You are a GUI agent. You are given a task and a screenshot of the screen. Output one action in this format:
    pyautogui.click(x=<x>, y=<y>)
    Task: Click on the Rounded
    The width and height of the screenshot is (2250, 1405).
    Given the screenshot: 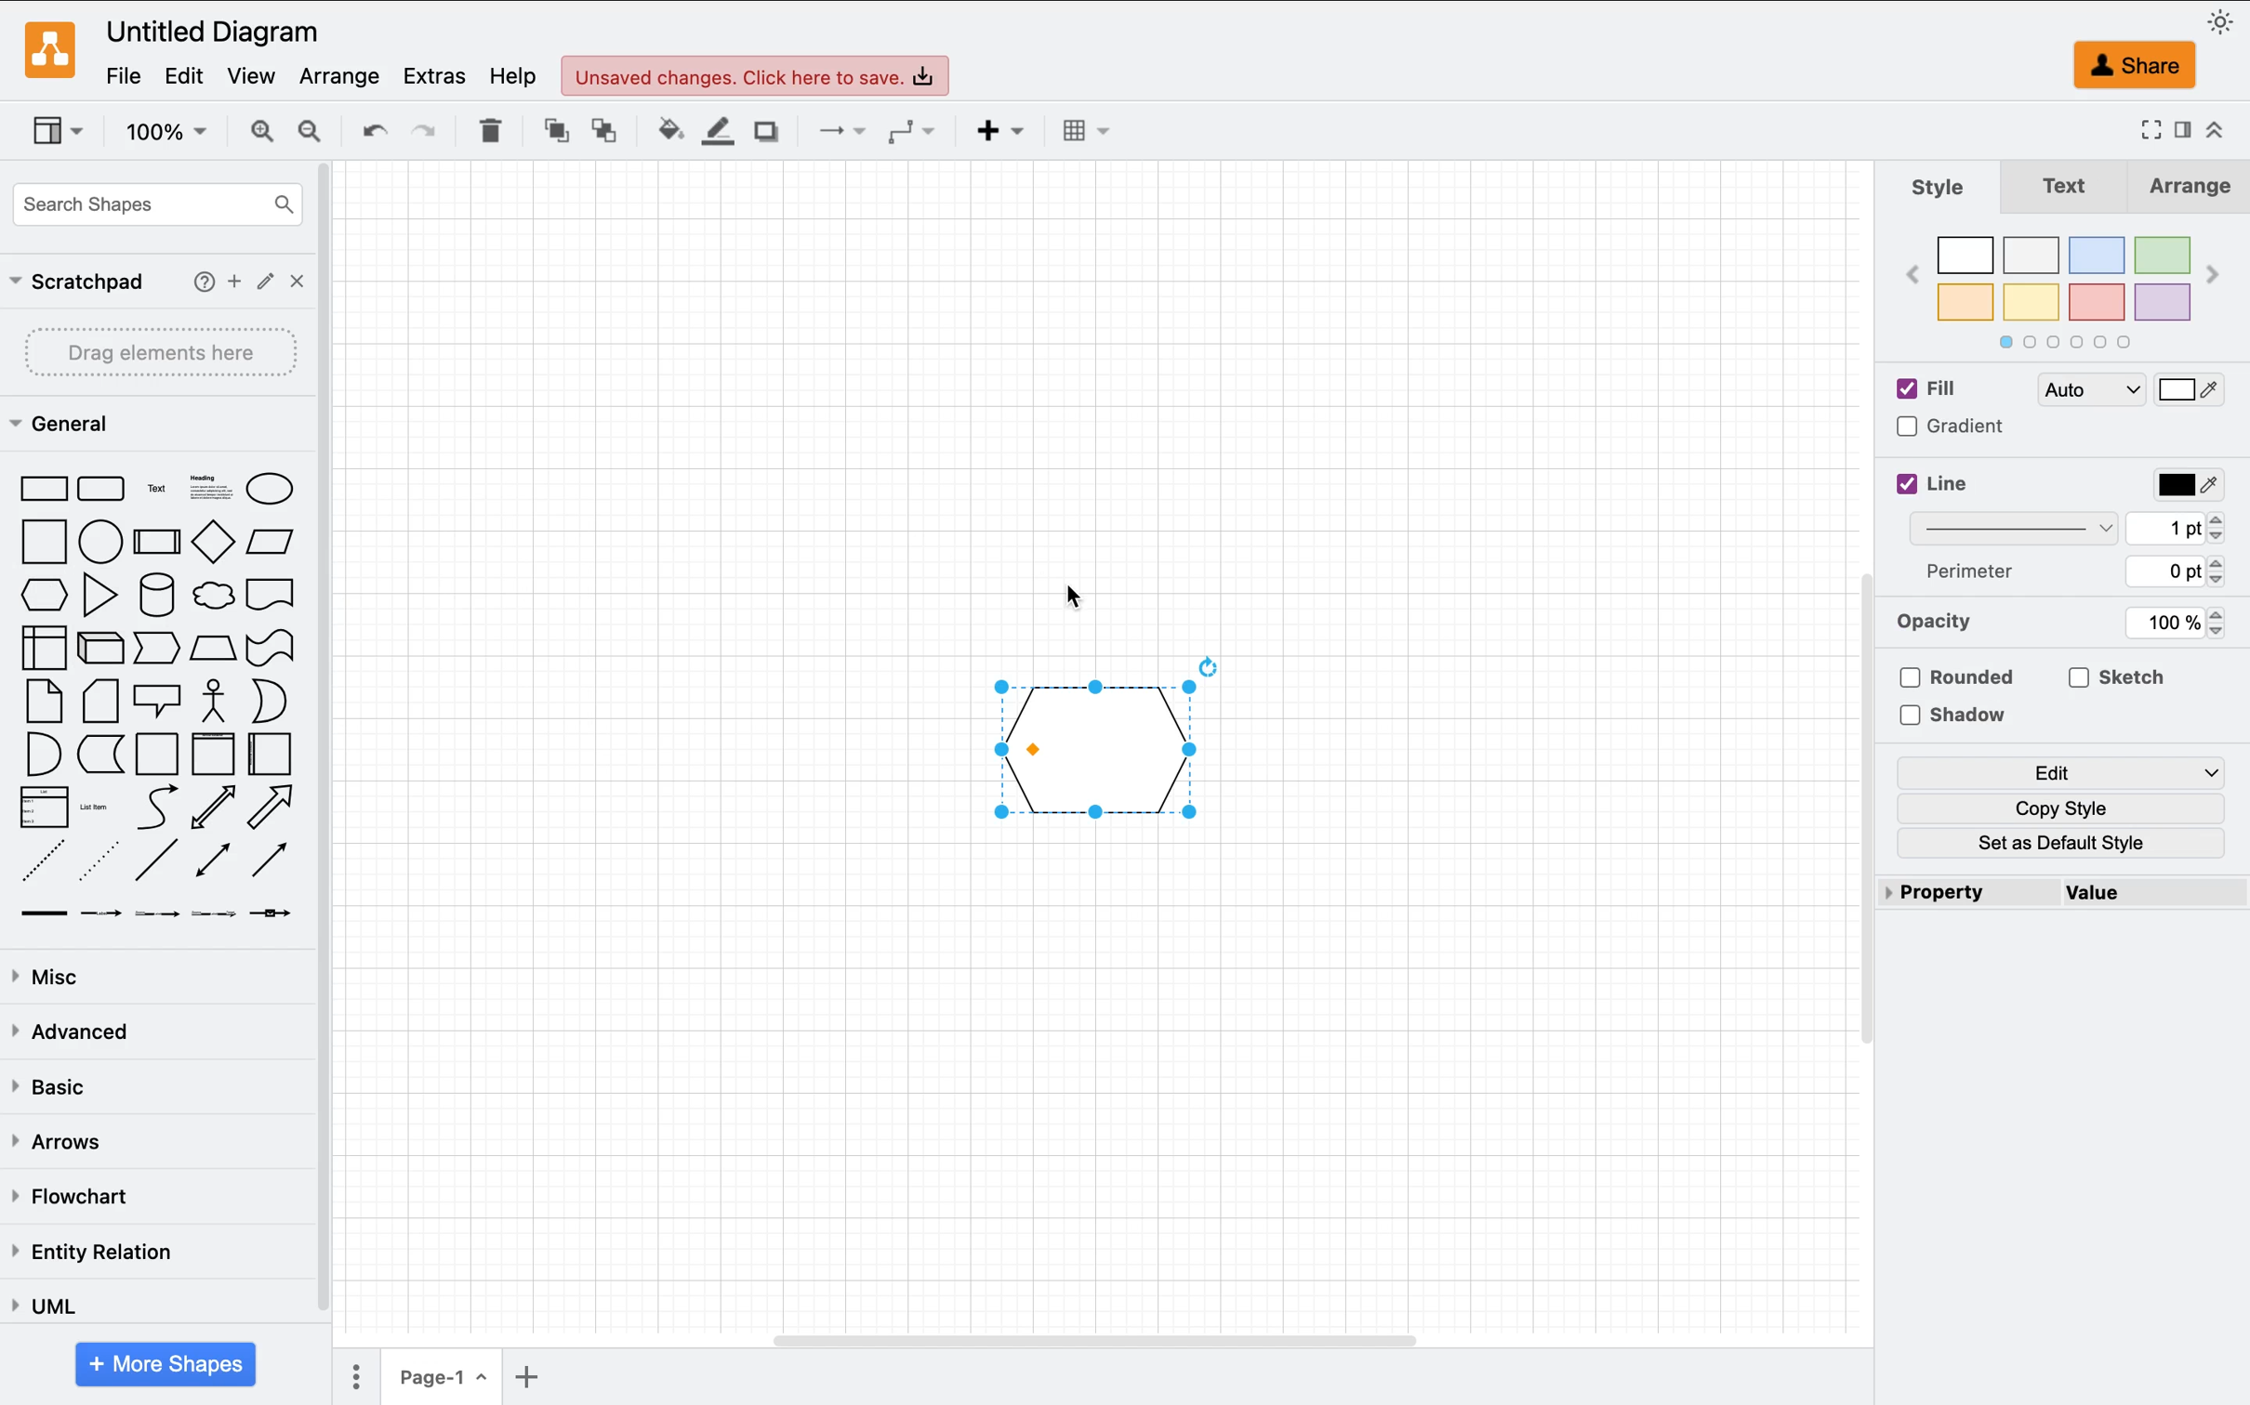 What is the action you would take?
    pyautogui.click(x=1968, y=672)
    